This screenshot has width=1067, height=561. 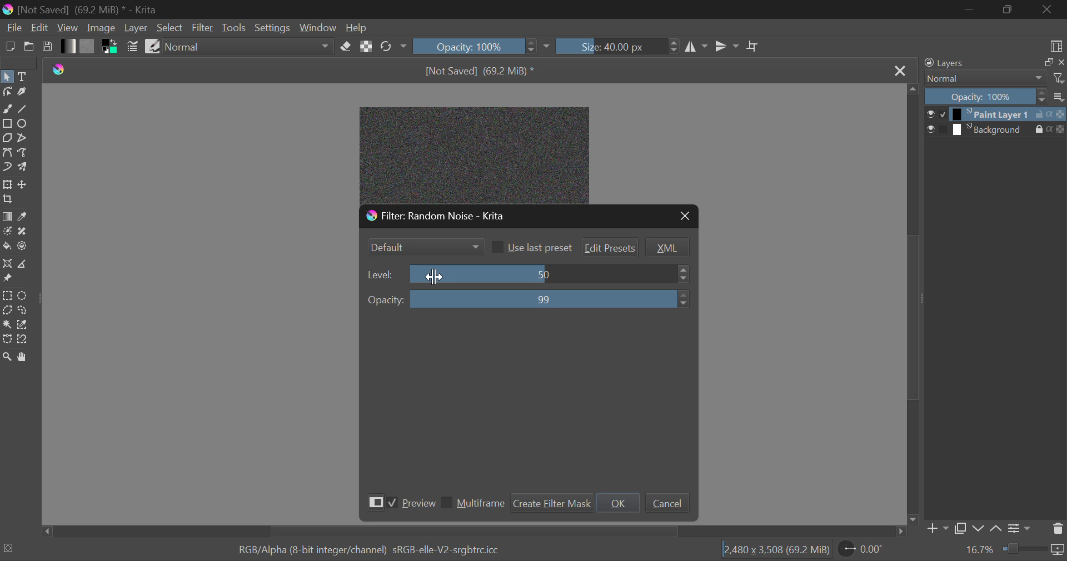 What do you see at coordinates (1045, 130) in the screenshot?
I see `alpha` at bounding box center [1045, 130].